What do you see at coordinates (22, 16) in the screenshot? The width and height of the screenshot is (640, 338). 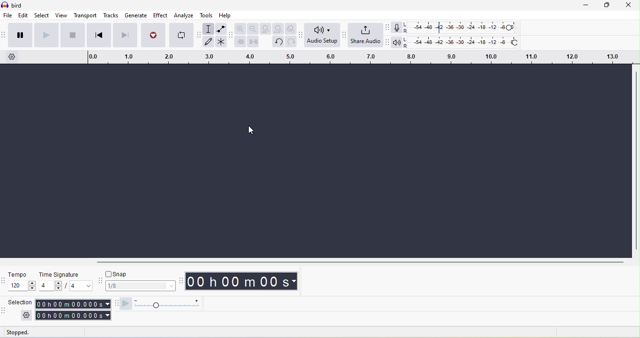 I see `edit` at bounding box center [22, 16].